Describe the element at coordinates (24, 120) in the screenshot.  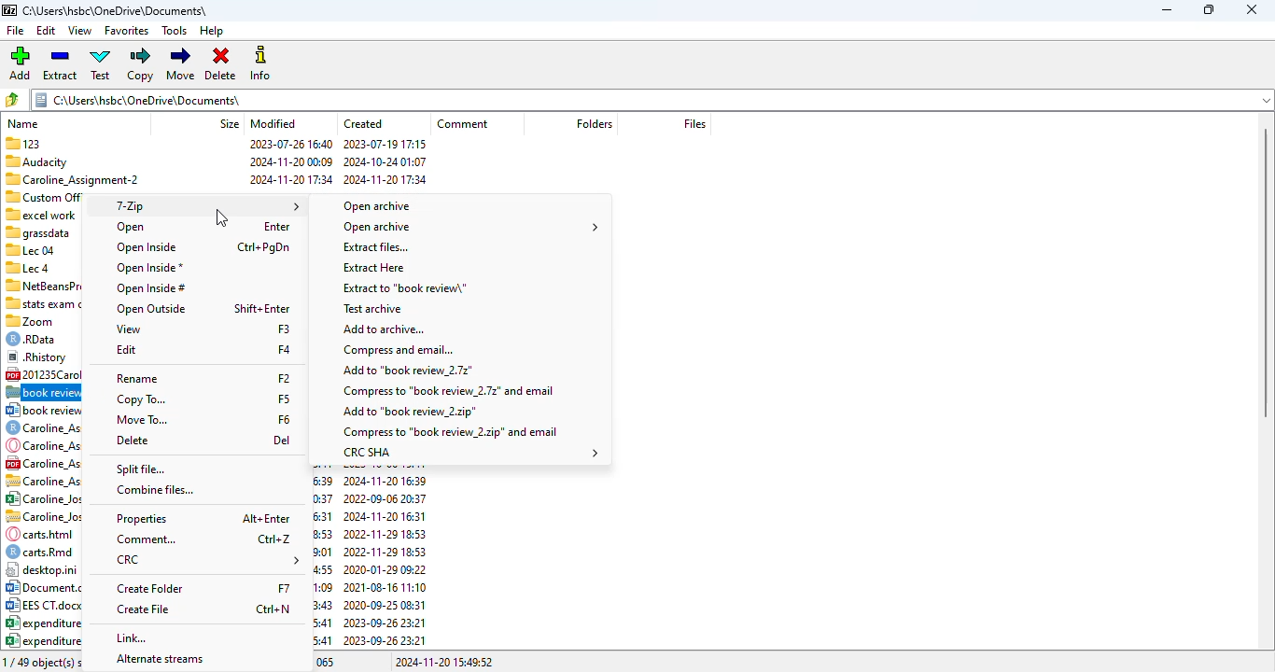
I see `name` at that location.